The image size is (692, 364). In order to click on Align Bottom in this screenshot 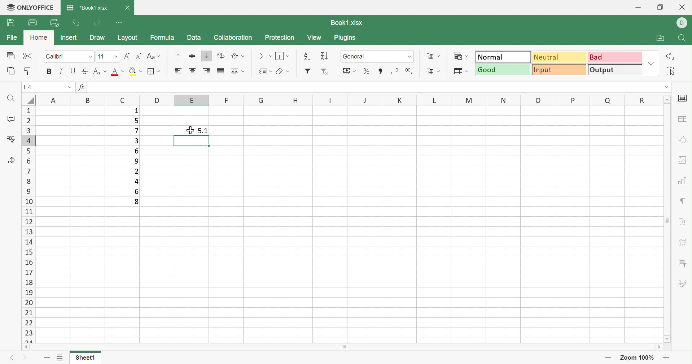, I will do `click(207, 57)`.